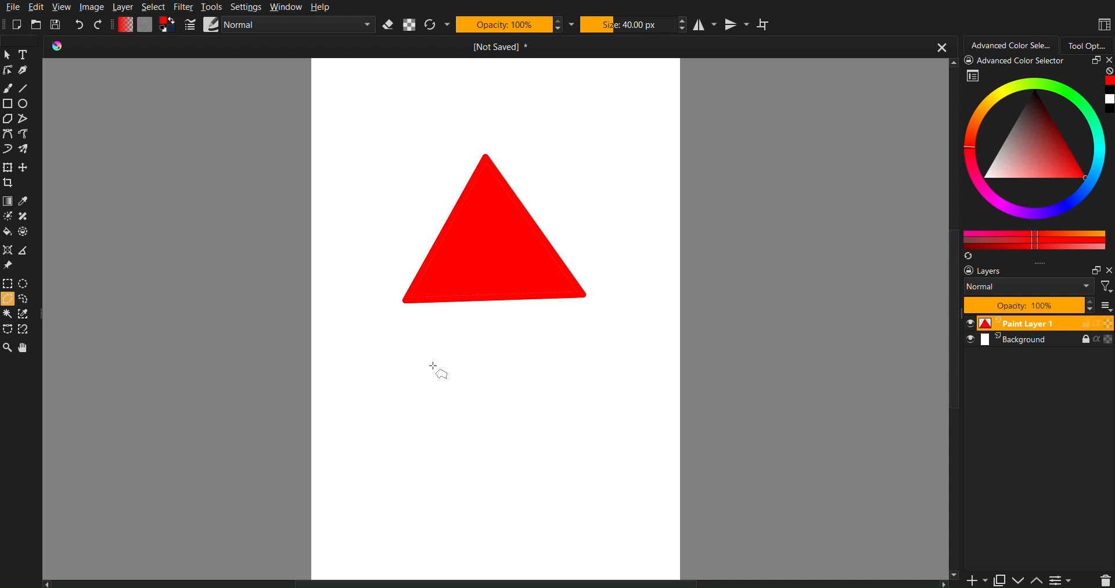 The width and height of the screenshot is (1115, 588). What do you see at coordinates (10, 8) in the screenshot?
I see `File` at bounding box center [10, 8].